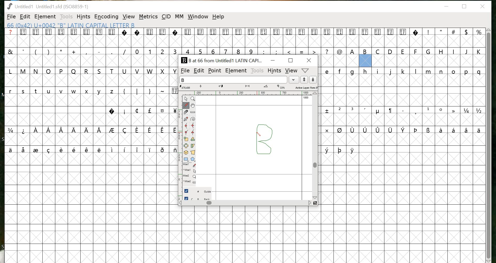 Image resolution: width=496 pixels, height=263 pixels. I want to click on glyphs, so click(331, 42).